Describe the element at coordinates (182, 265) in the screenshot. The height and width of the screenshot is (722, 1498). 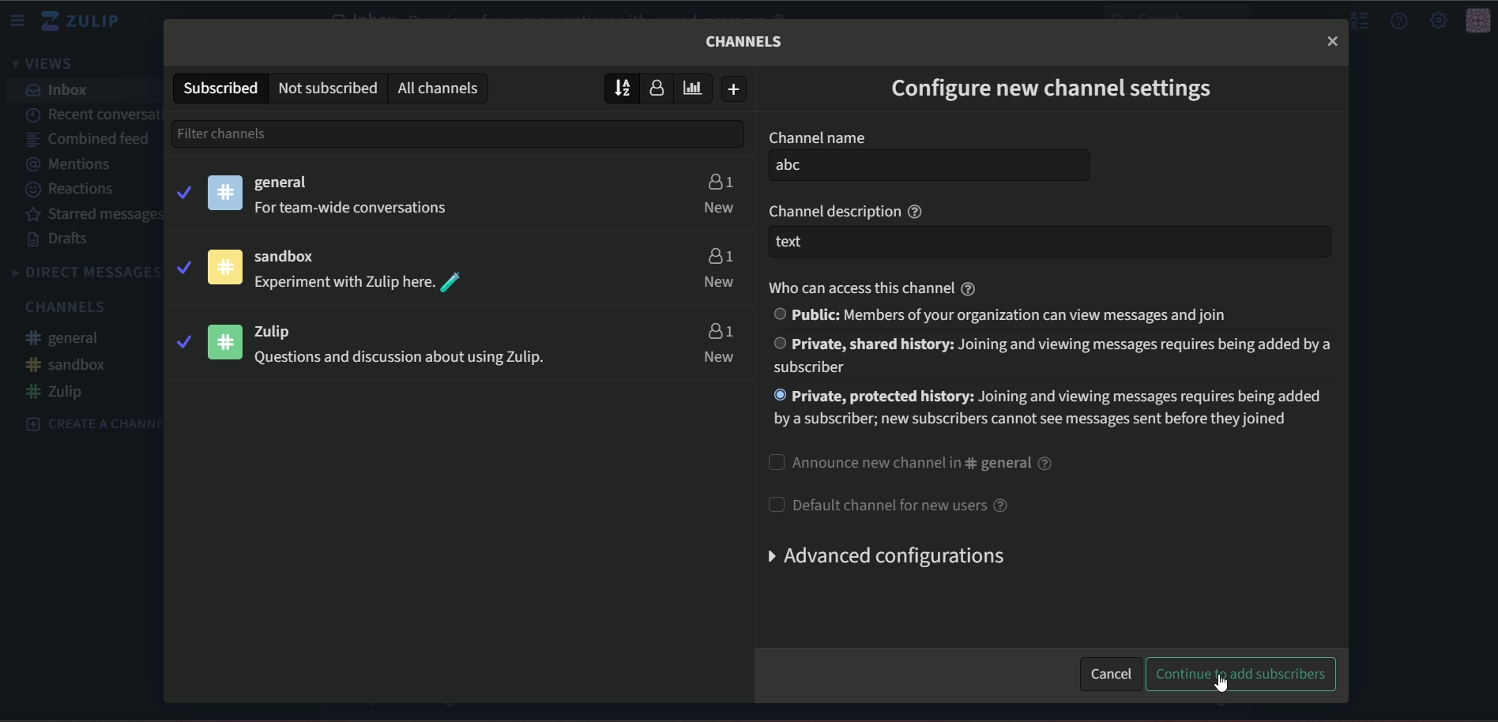
I see `tick` at that location.